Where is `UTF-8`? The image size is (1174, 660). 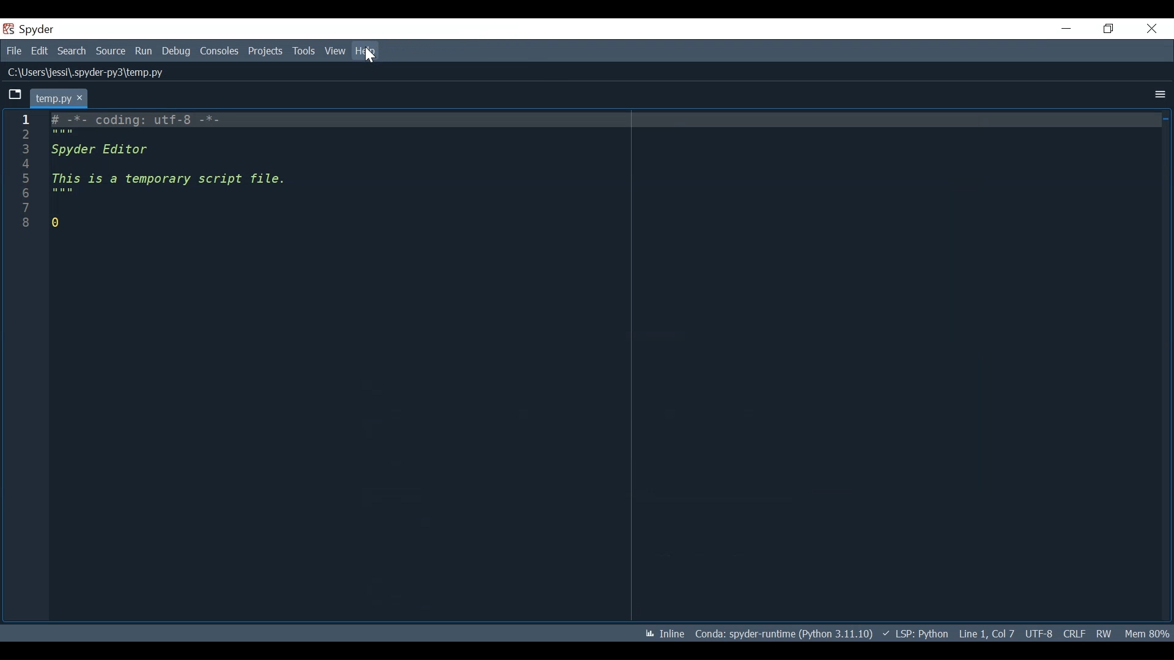
UTF-8 is located at coordinates (1041, 632).